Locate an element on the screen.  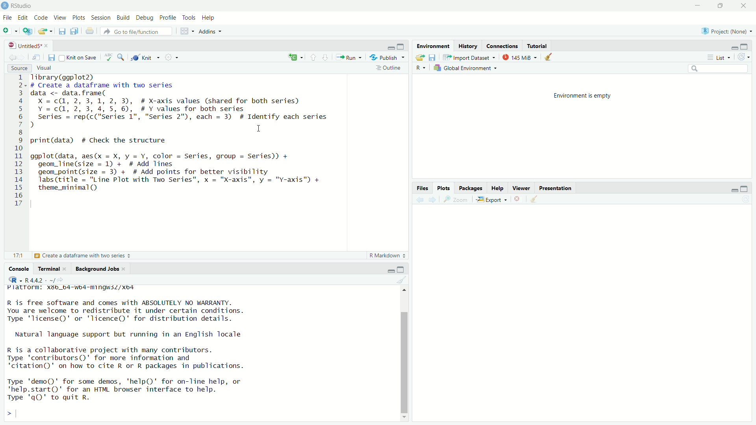
Build is located at coordinates (123, 19).